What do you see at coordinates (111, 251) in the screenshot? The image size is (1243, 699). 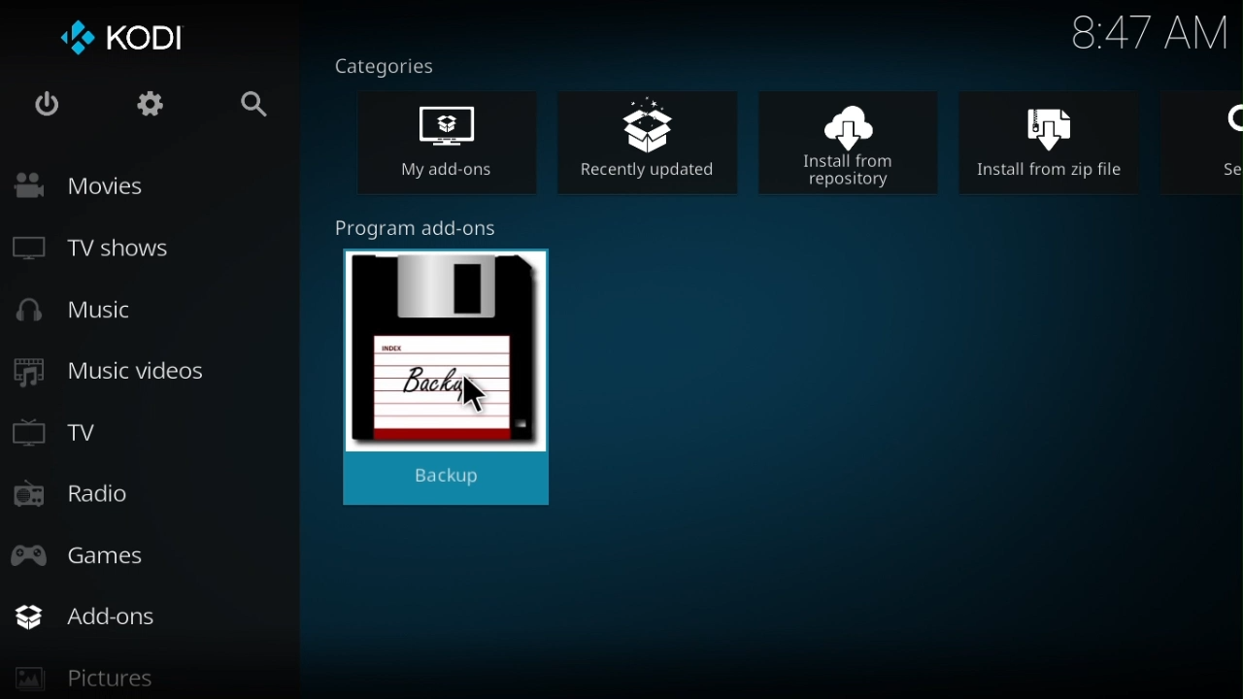 I see `TV shows` at bounding box center [111, 251].